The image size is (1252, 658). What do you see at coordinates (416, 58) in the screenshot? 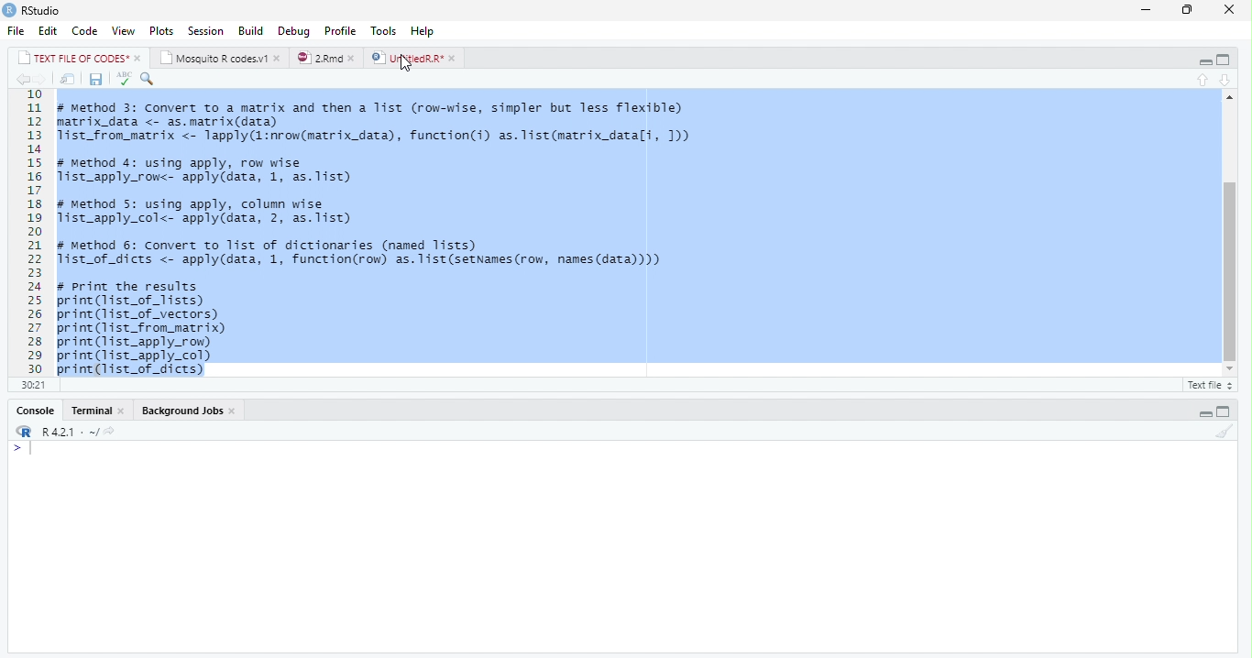
I see `UntitiedR.R*` at bounding box center [416, 58].